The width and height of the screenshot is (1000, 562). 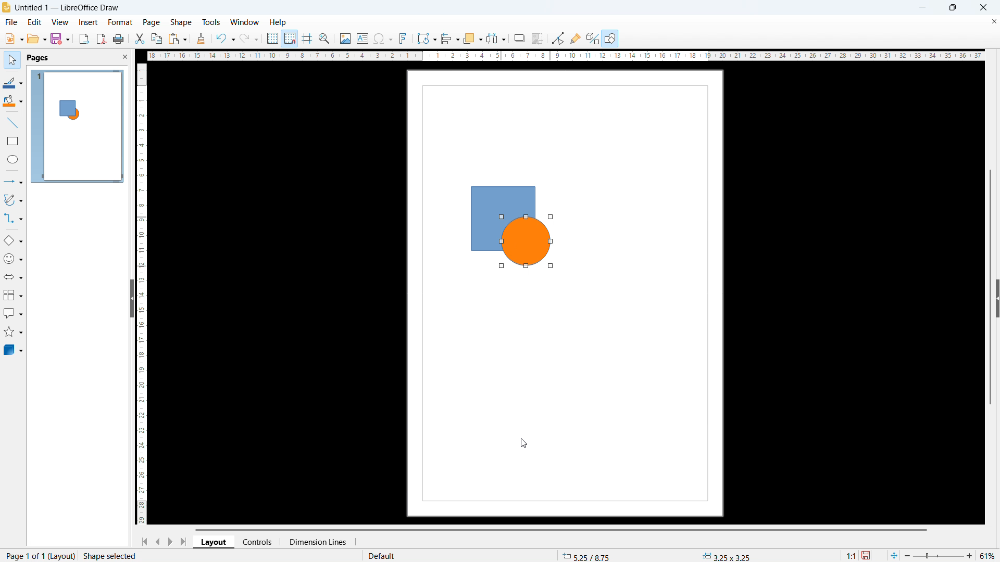 I want to click on Close document , so click(x=994, y=21).